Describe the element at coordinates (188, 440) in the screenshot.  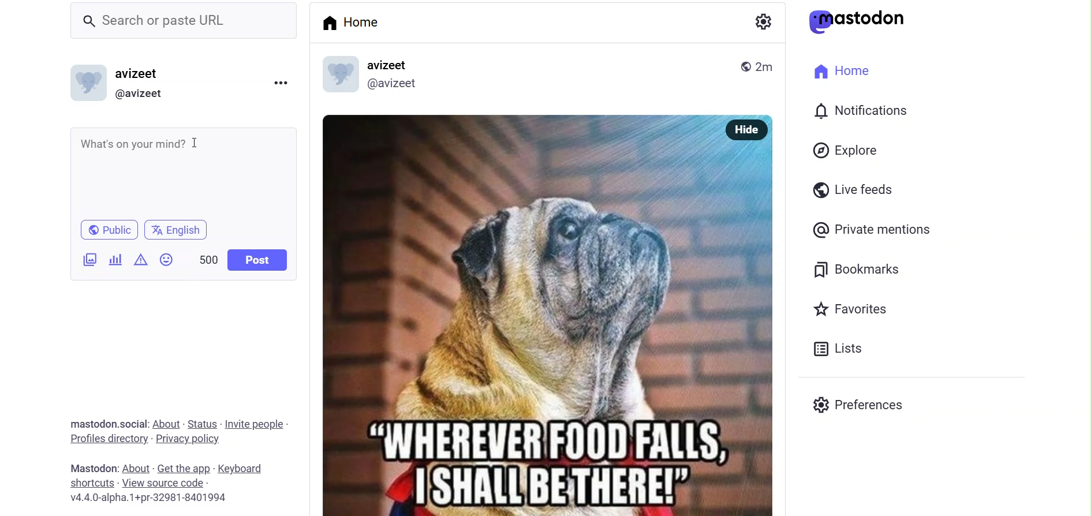
I see `privacy policy` at that location.